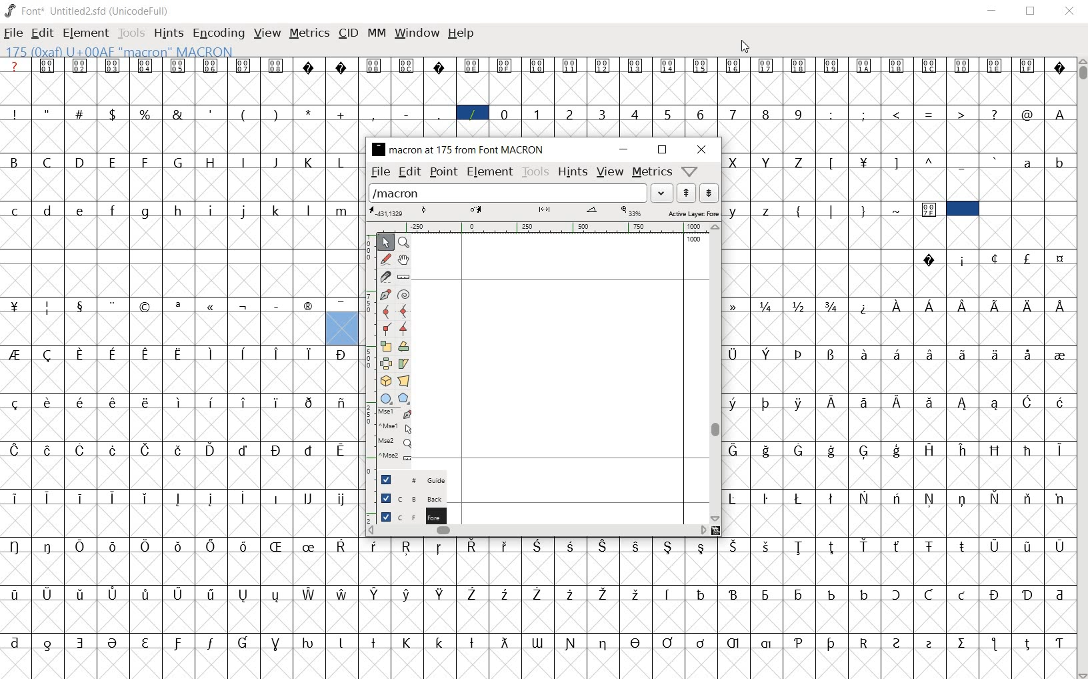 This screenshot has width=1088, height=679. Describe the element at coordinates (13, 594) in the screenshot. I see `Symbol` at that location.